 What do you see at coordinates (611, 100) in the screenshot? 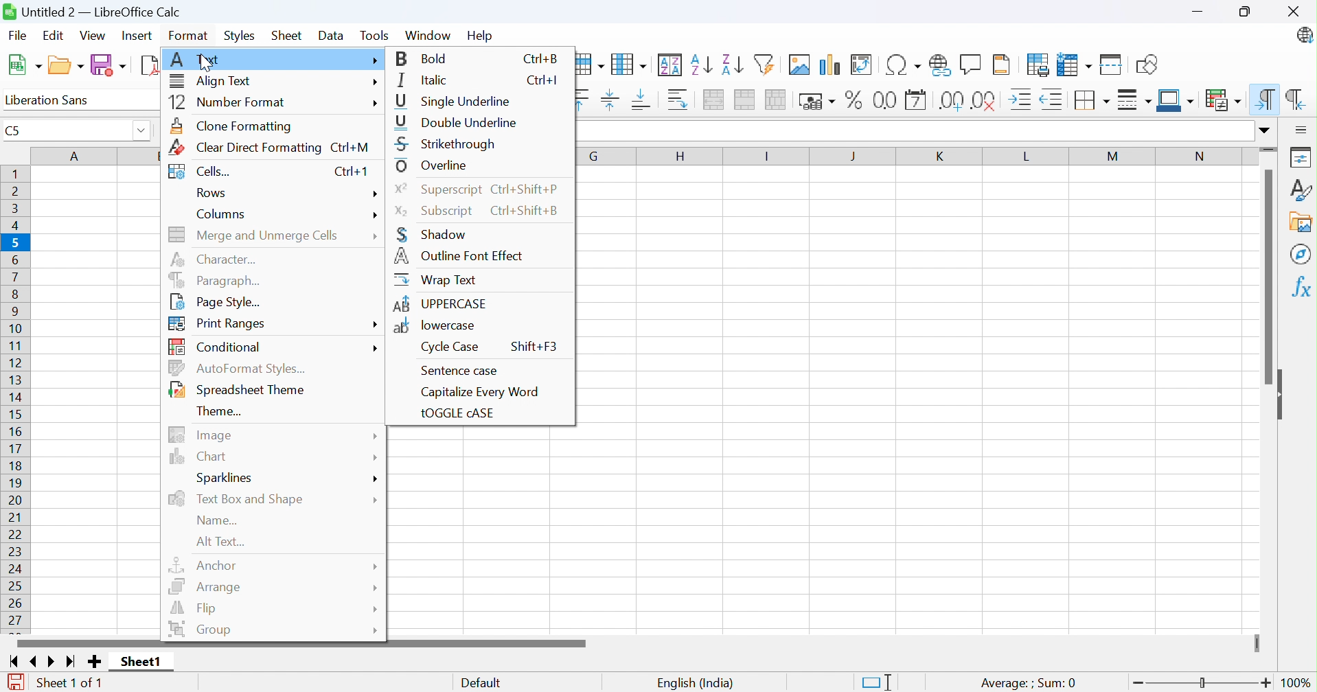
I see `Align vertically` at bounding box center [611, 100].